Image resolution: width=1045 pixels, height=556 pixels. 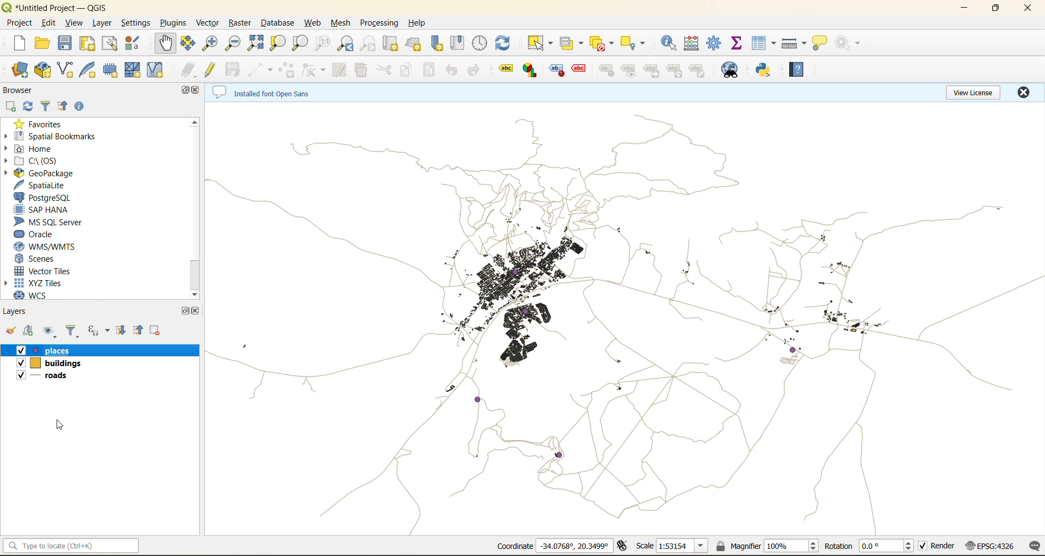 I want to click on label tool, so click(x=628, y=70).